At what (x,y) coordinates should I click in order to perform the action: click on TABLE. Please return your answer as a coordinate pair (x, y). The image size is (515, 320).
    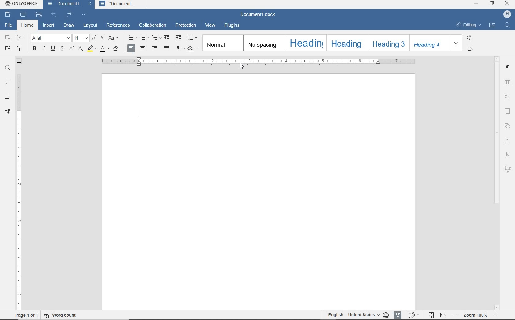
    Looking at the image, I should click on (507, 82).